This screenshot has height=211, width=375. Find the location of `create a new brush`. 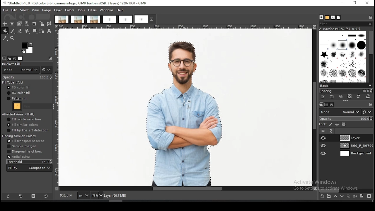

create a new brush is located at coordinates (332, 97).